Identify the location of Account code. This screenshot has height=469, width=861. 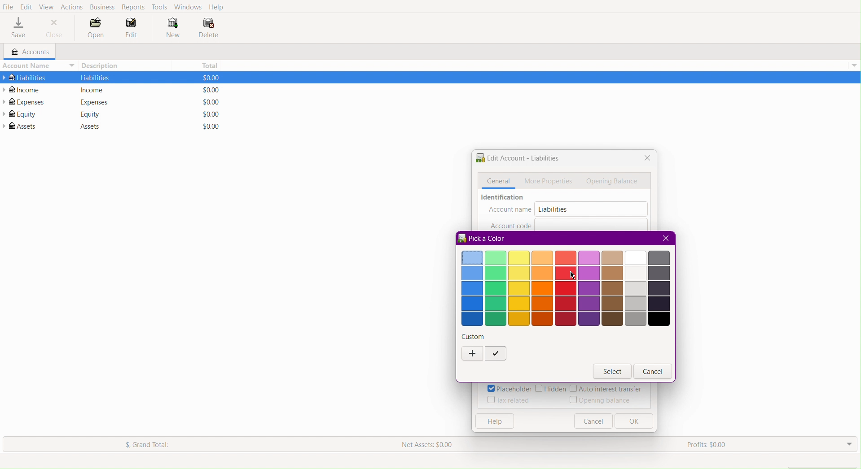
(511, 225).